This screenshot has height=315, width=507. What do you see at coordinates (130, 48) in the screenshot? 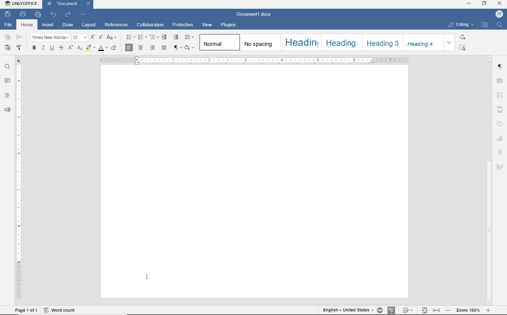
I see `ALIGN LEFT` at bounding box center [130, 48].